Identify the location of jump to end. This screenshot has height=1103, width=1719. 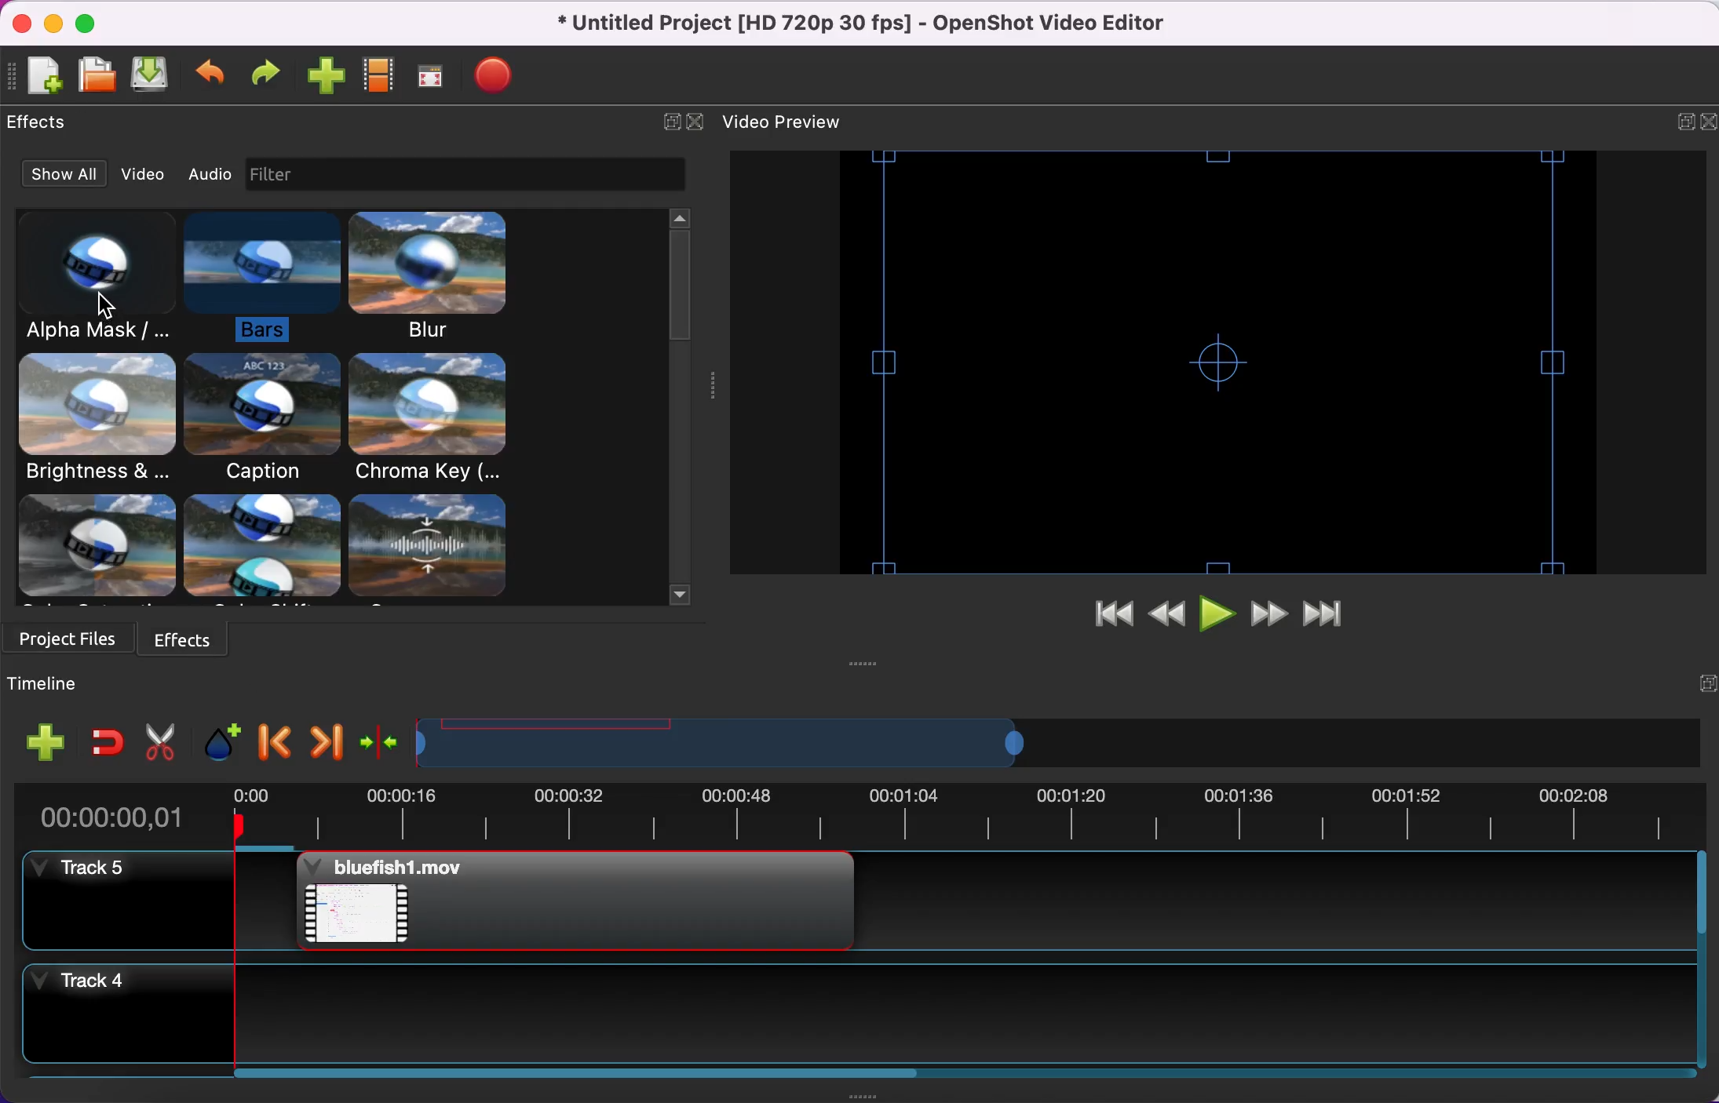
(1331, 612).